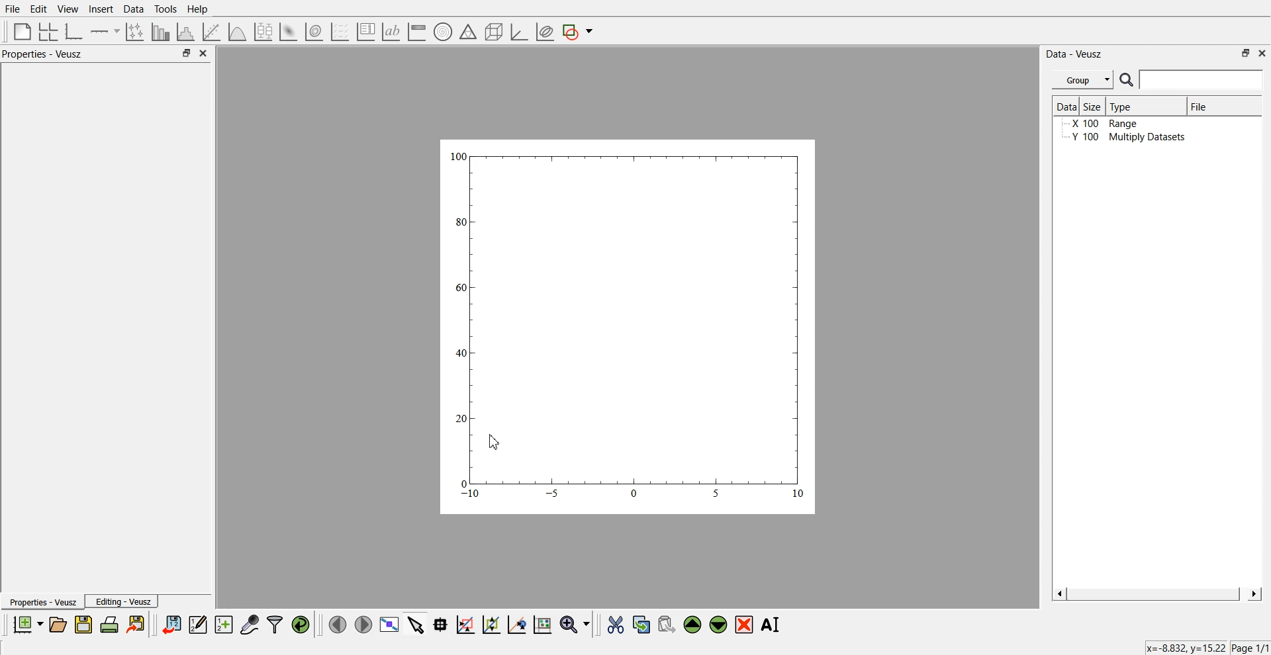  I want to click on Page 1/1, so click(1251, 648).